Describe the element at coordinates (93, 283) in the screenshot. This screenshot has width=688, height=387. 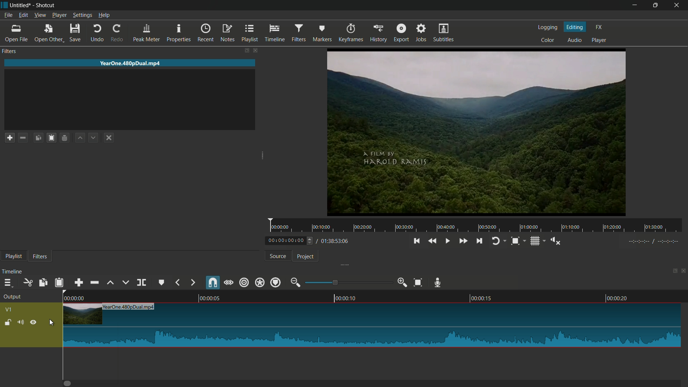
I see `ripple delete` at that location.